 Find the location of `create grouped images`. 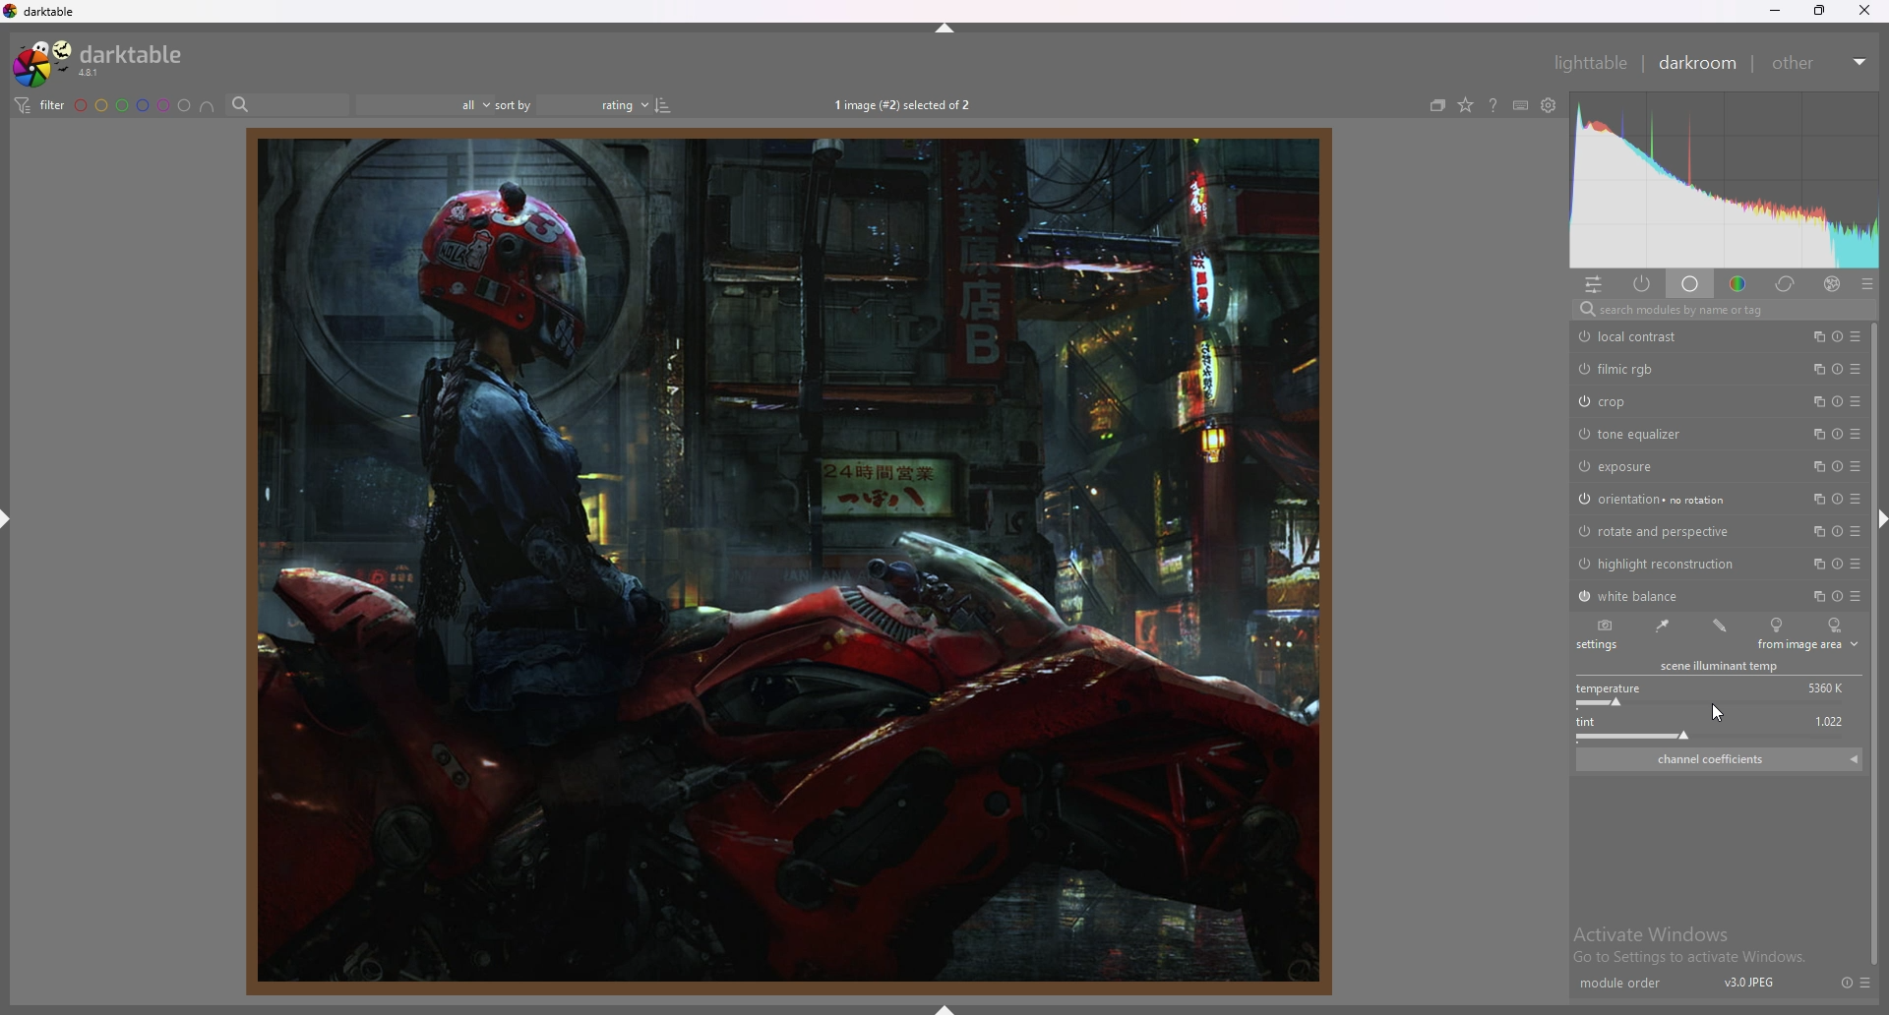

create grouped images is located at coordinates (1437, 106).